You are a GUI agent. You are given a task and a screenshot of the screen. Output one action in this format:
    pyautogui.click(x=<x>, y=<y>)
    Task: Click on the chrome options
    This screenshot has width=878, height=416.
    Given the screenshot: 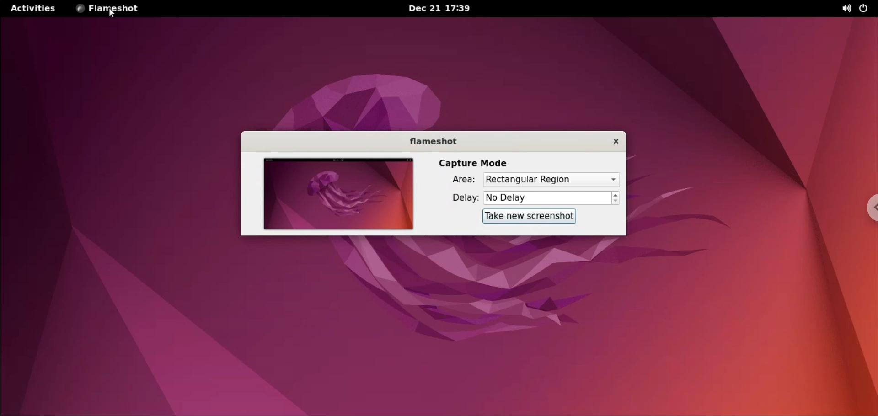 What is the action you would take?
    pyautogui.click(x=868, y=208)
    